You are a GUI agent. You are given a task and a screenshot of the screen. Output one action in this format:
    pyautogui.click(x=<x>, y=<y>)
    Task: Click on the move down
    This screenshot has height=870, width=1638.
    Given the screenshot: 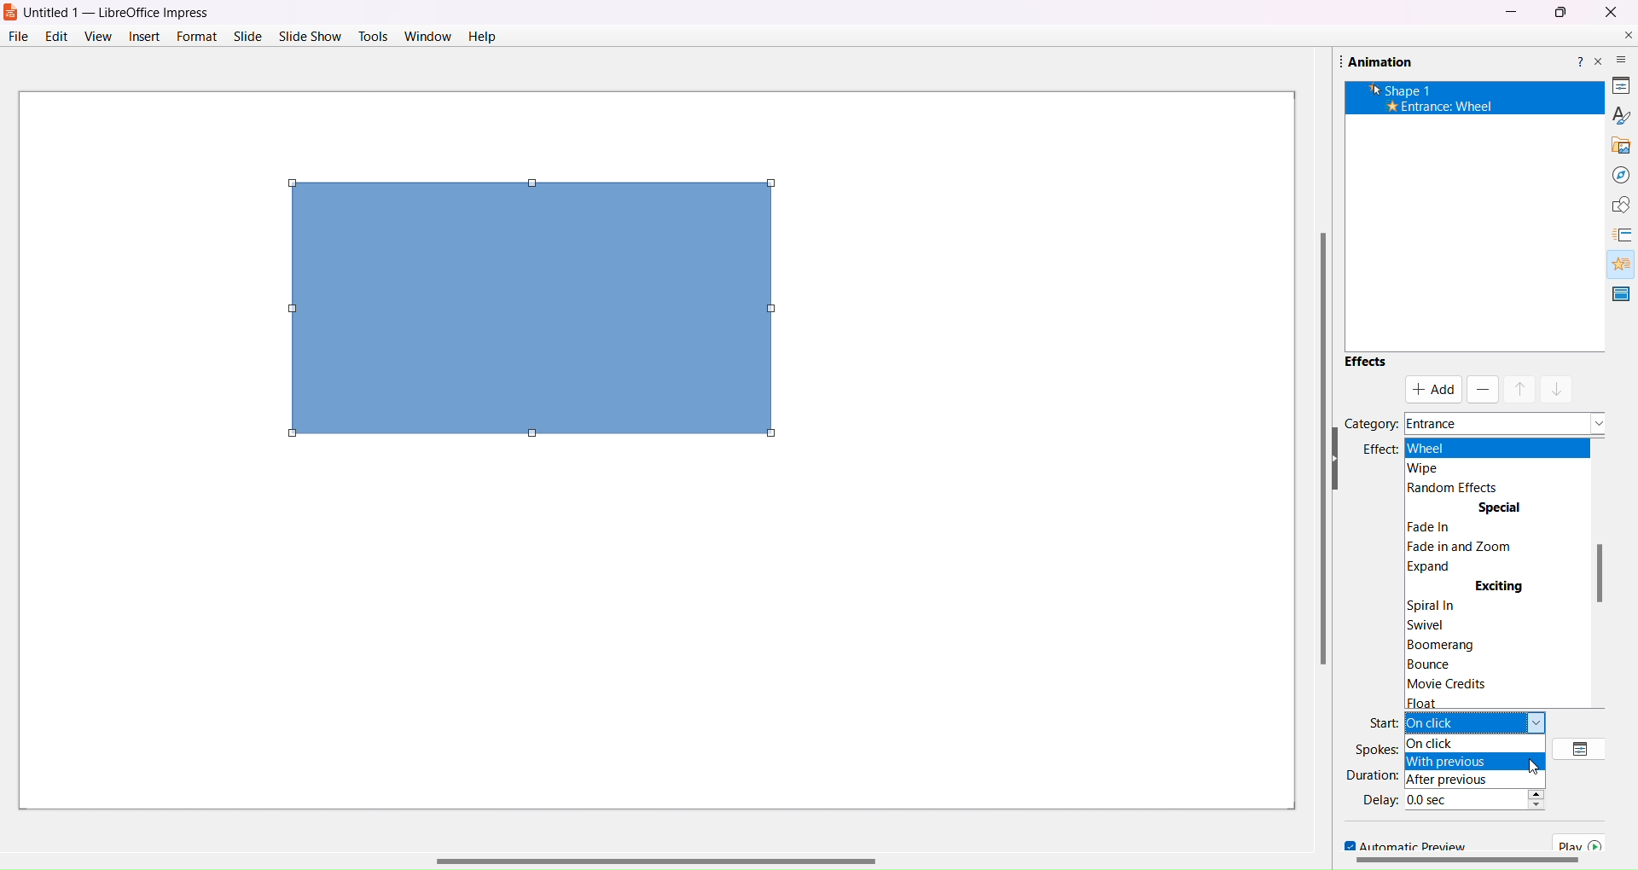 What is the action you would take?
    pyautogui.click(x=1558, y=387)
    